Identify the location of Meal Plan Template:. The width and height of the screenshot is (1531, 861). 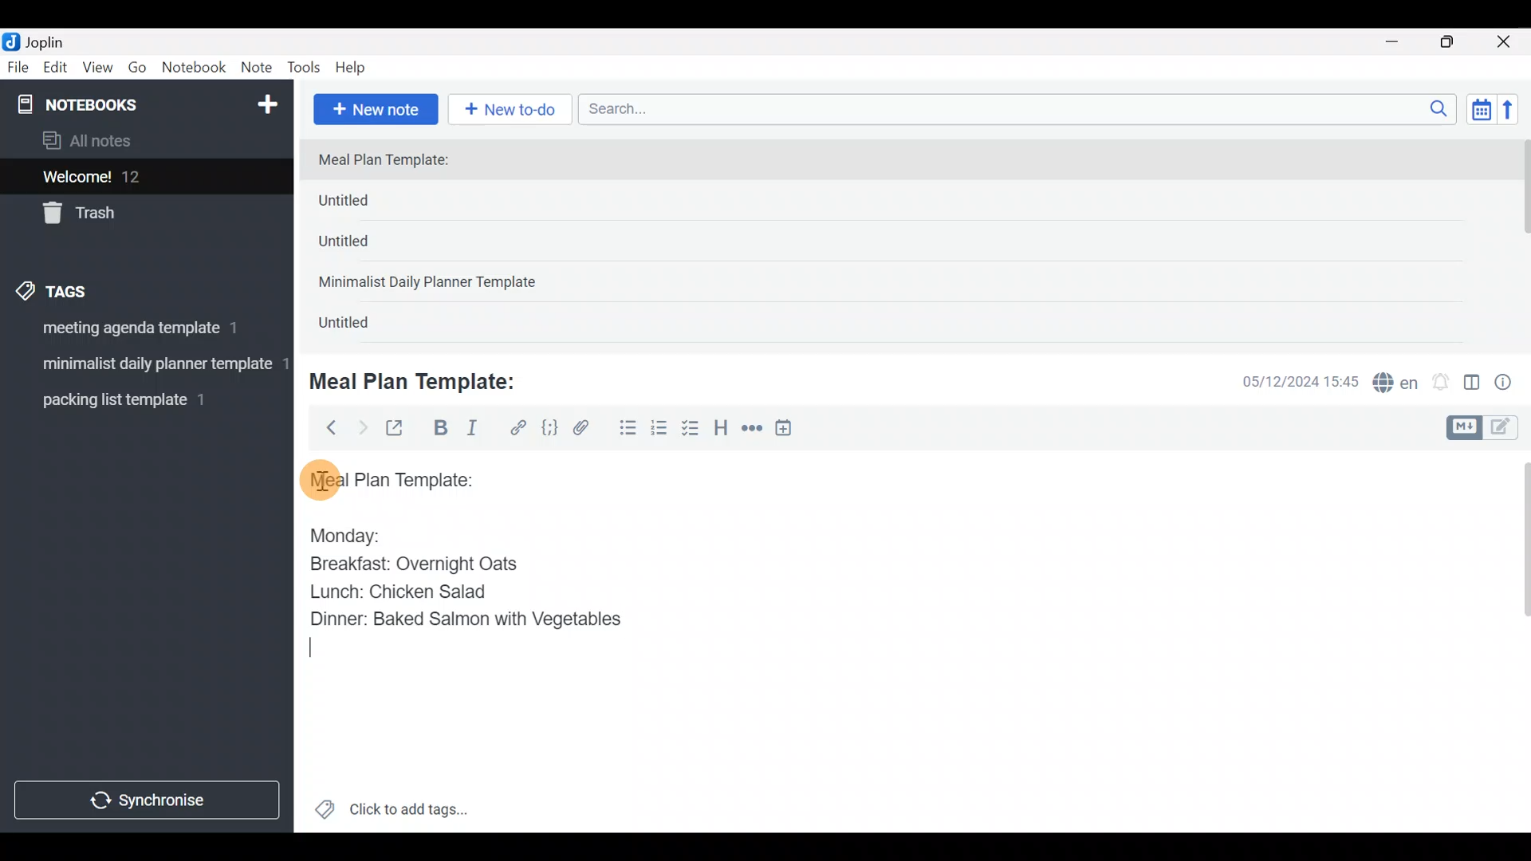
(423, 379).